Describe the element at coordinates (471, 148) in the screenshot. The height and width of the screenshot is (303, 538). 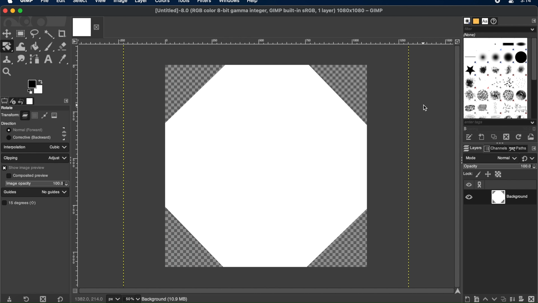
I see `layers` at that location.